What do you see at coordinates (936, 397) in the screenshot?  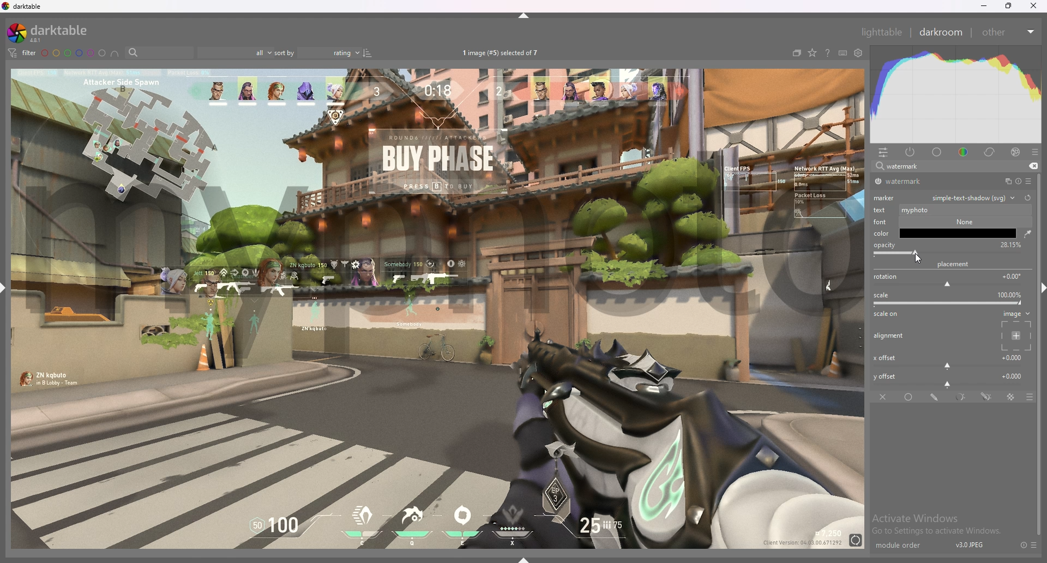 I see `drawn mask` at bounding box center [936, 397].